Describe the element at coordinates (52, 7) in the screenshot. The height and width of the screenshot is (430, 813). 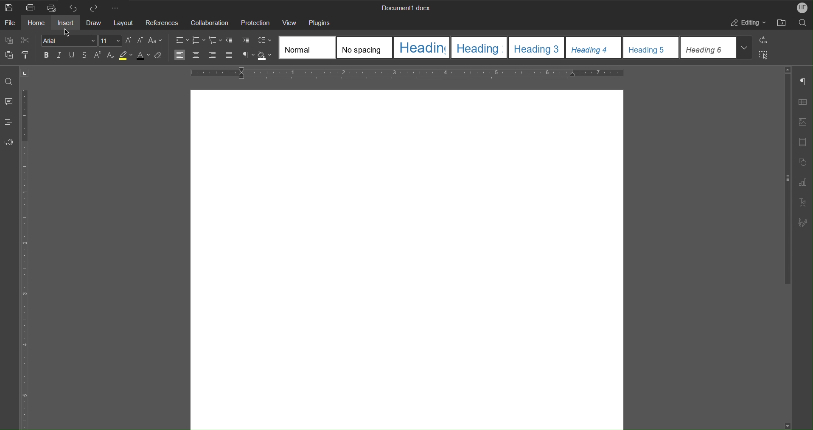
I see `Quick Print` at that location.